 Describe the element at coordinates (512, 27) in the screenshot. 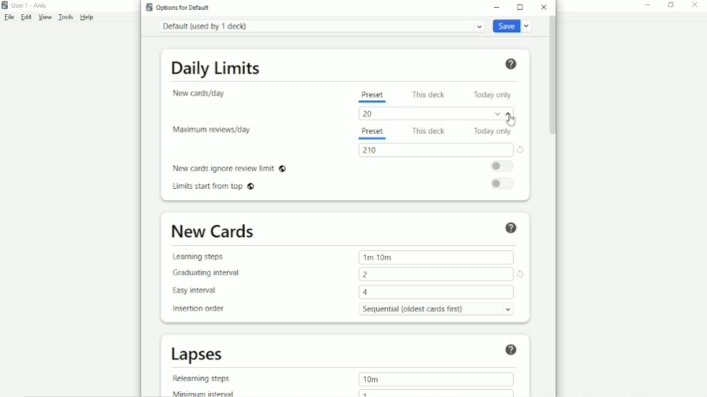

I see `Save` at that location.